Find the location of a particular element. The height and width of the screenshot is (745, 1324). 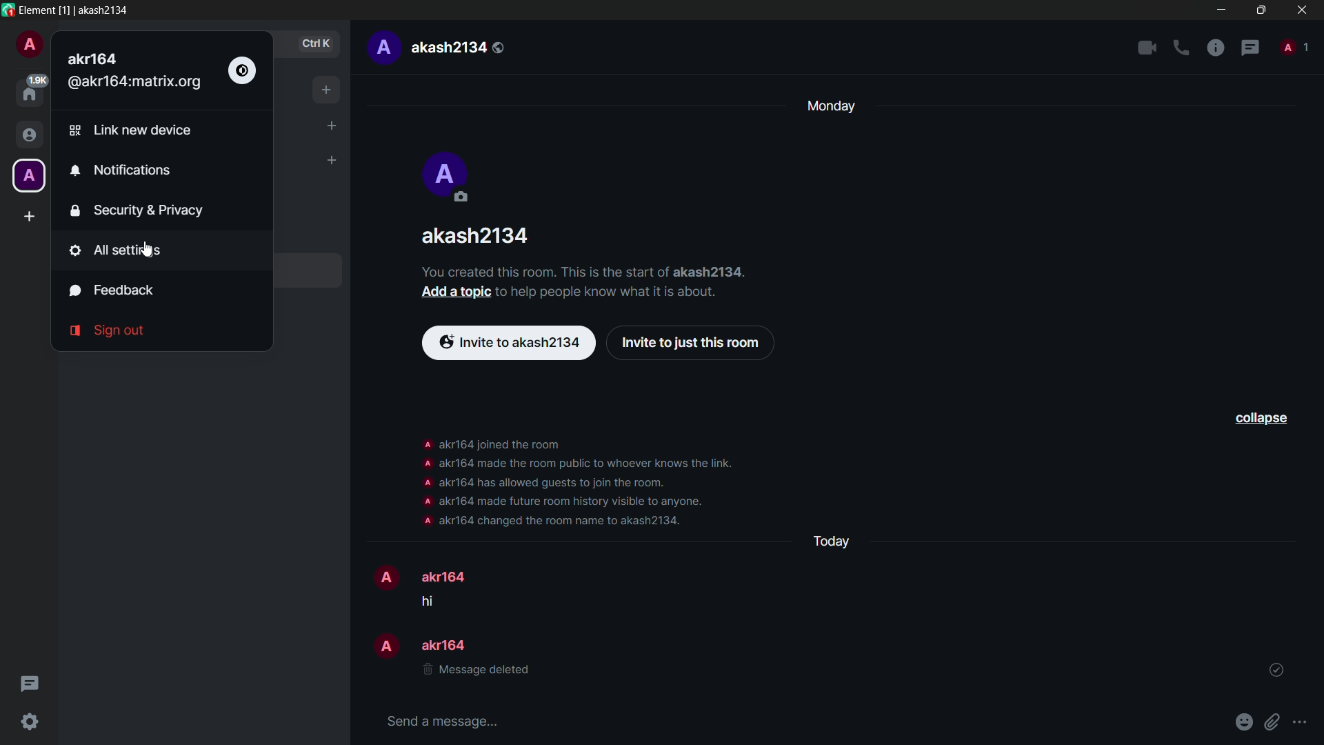

profile is located at coordinates (383, 576).